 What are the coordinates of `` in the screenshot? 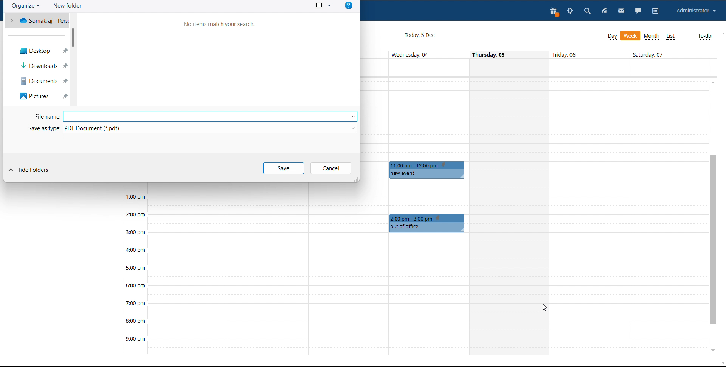 It's located at (40, 51).